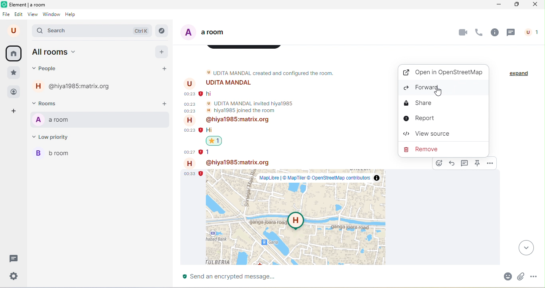 This screenshot has height=288, width=545. What do you see at coordinates (526, 249) in the screenshot?
I see `drop down` at bounding box center [526, 249].